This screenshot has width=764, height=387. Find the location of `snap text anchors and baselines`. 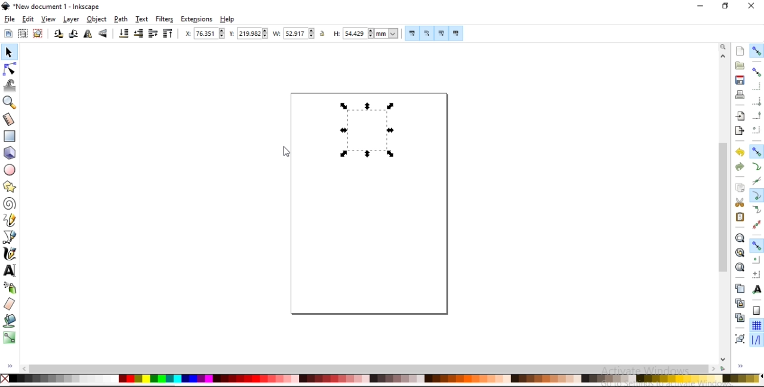

snap text anchors and baselines is located at coordinates (757, 288).